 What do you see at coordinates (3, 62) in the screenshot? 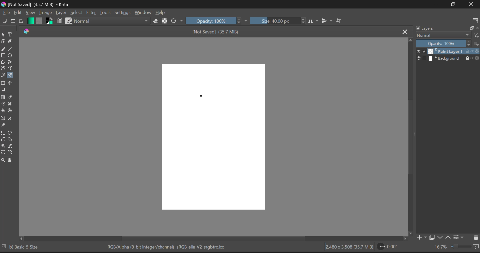
I see `Polygons` at bounding box center [3, 62].